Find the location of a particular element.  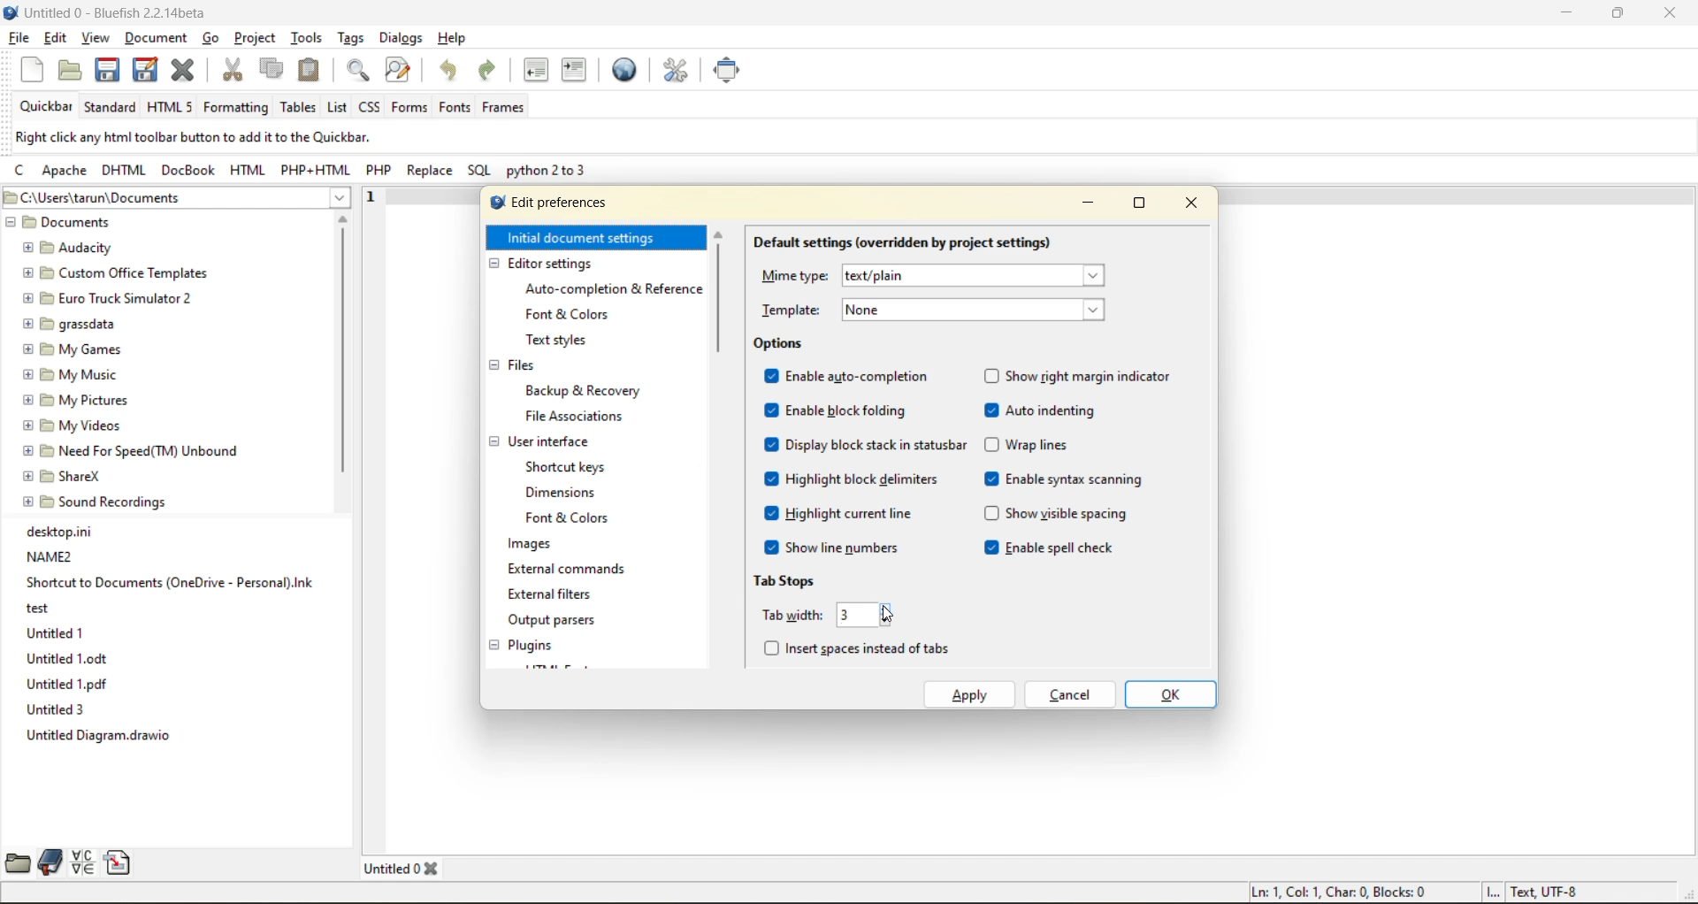

BE Audacity is located at coordinates (73, 246).